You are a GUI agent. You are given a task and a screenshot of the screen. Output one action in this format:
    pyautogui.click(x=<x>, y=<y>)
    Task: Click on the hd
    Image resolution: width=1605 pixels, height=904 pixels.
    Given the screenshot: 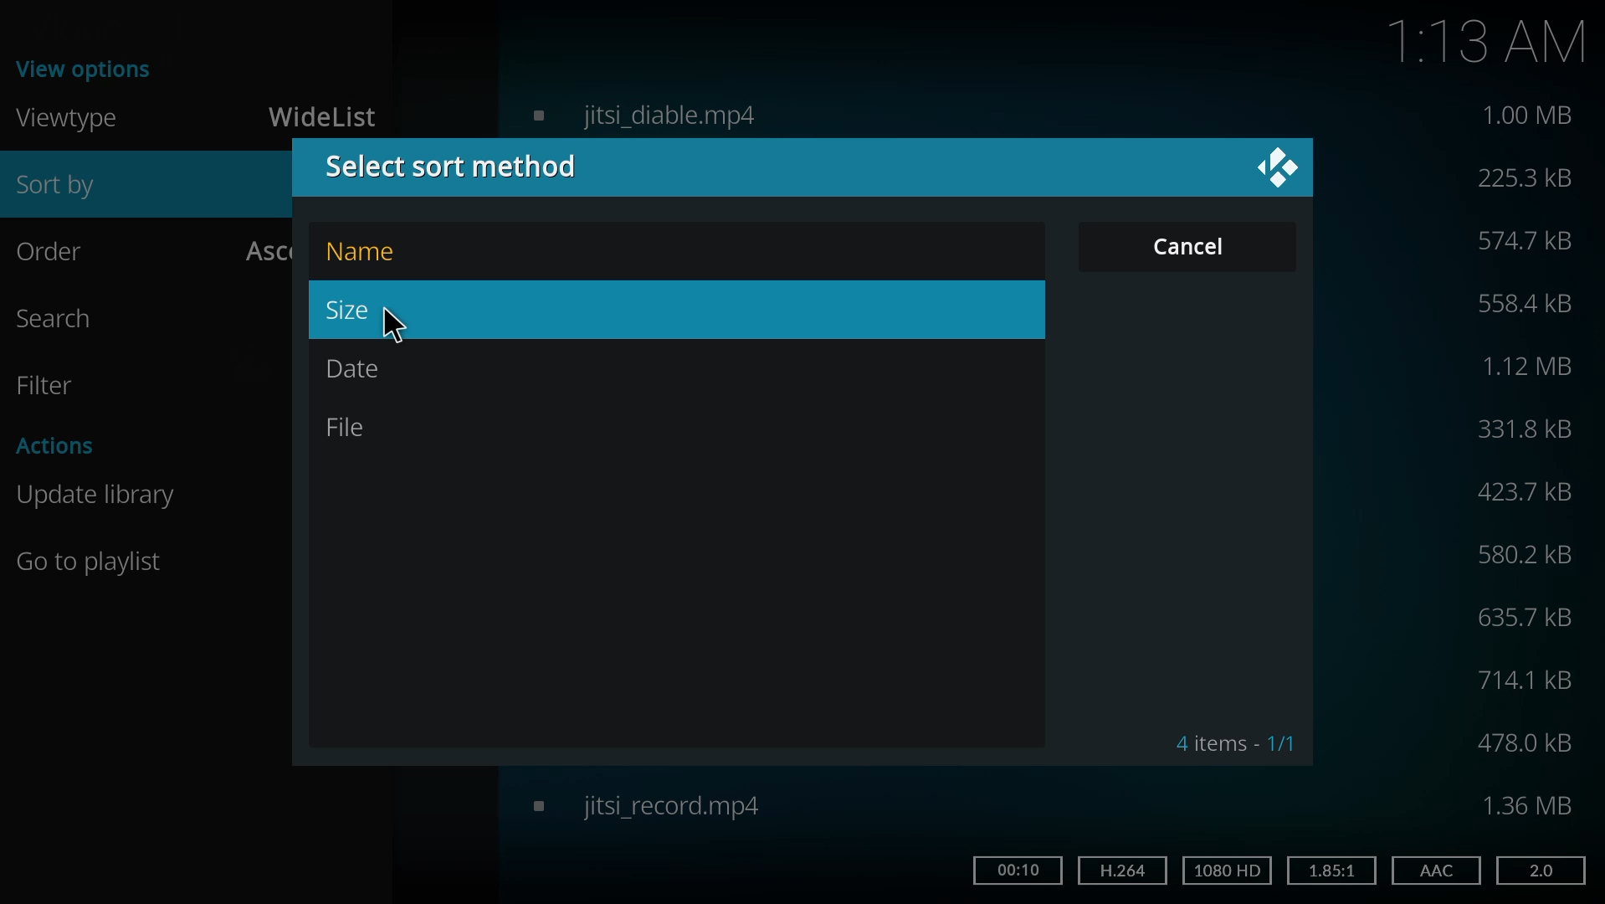 What is the action you would take?
    pyautogui.click(x=1224, y=871)
    